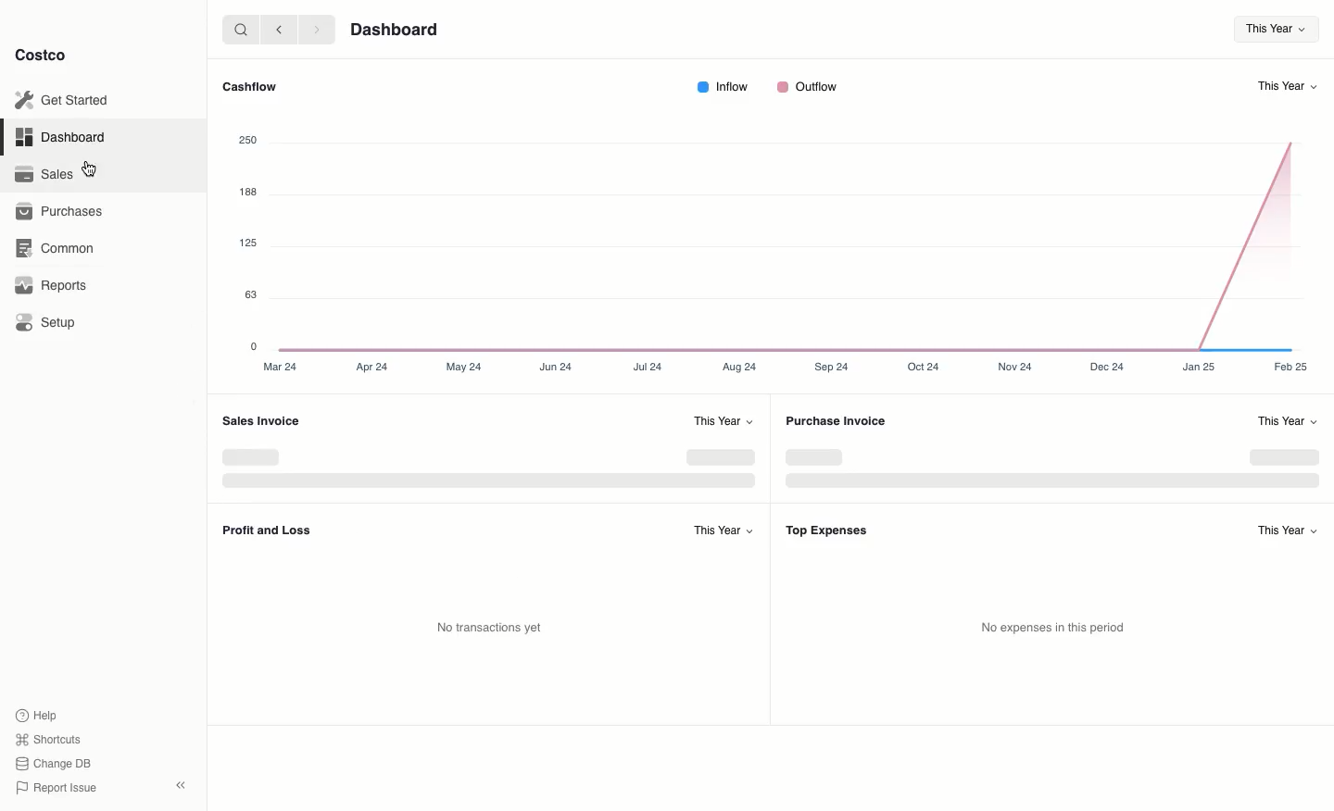  Describe the element at coordinates (831, 366) in the screenshot. I see `Sep24` at that location.